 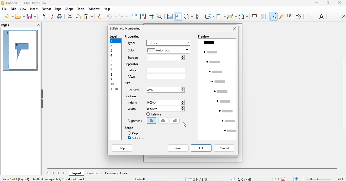 What do you see at coordinates (19, 50) in the screenshot?
I see `page 1` at bounding box center [19, 50].